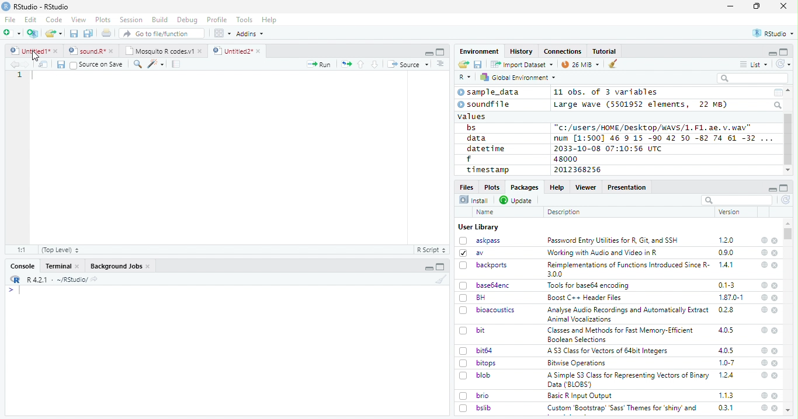 The height and width of the screenshot is (419, 798). Describe the element at coordinates (580, 170) in the screenshot. I see `2012368256` at that location.